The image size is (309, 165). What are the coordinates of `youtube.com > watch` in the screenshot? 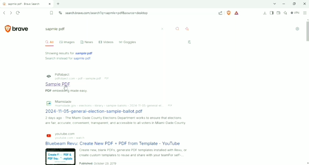 It's located at (71, 138).